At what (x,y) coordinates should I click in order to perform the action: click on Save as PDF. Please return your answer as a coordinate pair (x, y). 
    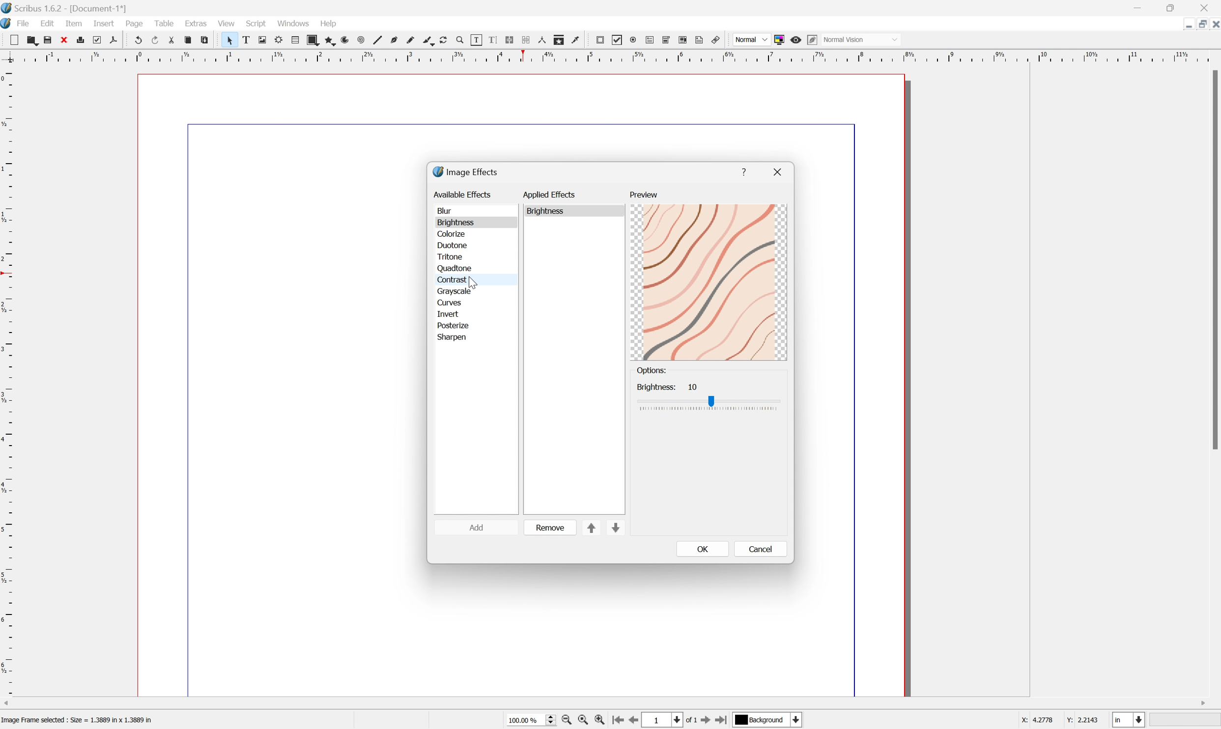
    Looking at the image, I should click on (114, 39).